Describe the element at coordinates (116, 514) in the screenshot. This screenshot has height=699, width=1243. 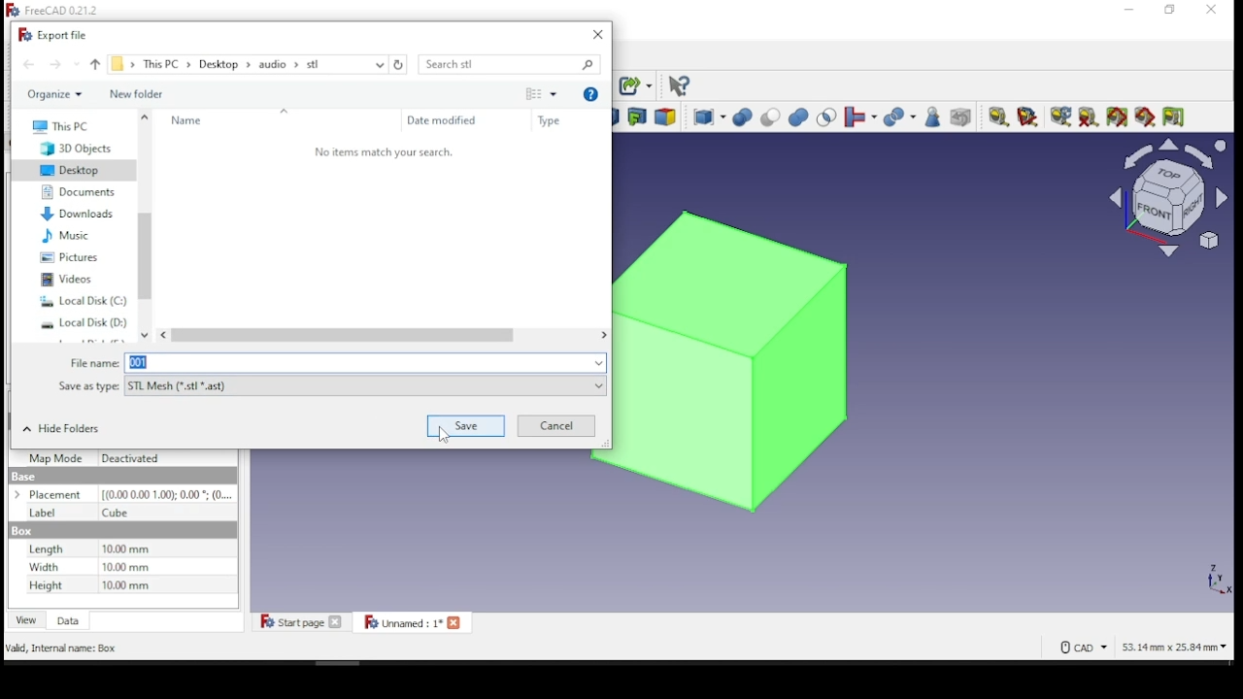
I see `Cube` at that location.